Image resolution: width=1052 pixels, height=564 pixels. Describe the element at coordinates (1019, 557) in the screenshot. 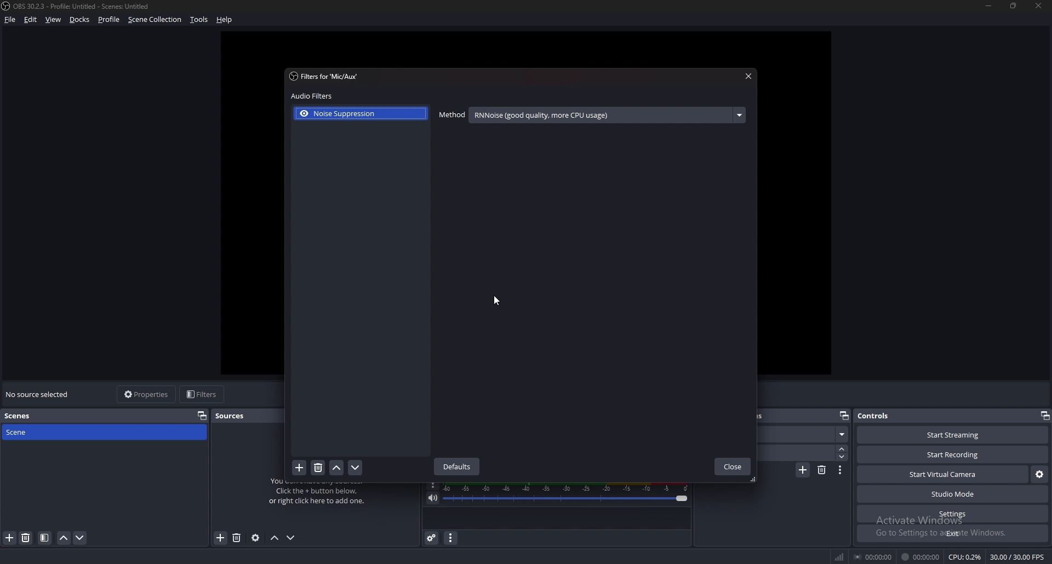

I see `30.00/30.00 FPS` at that location.